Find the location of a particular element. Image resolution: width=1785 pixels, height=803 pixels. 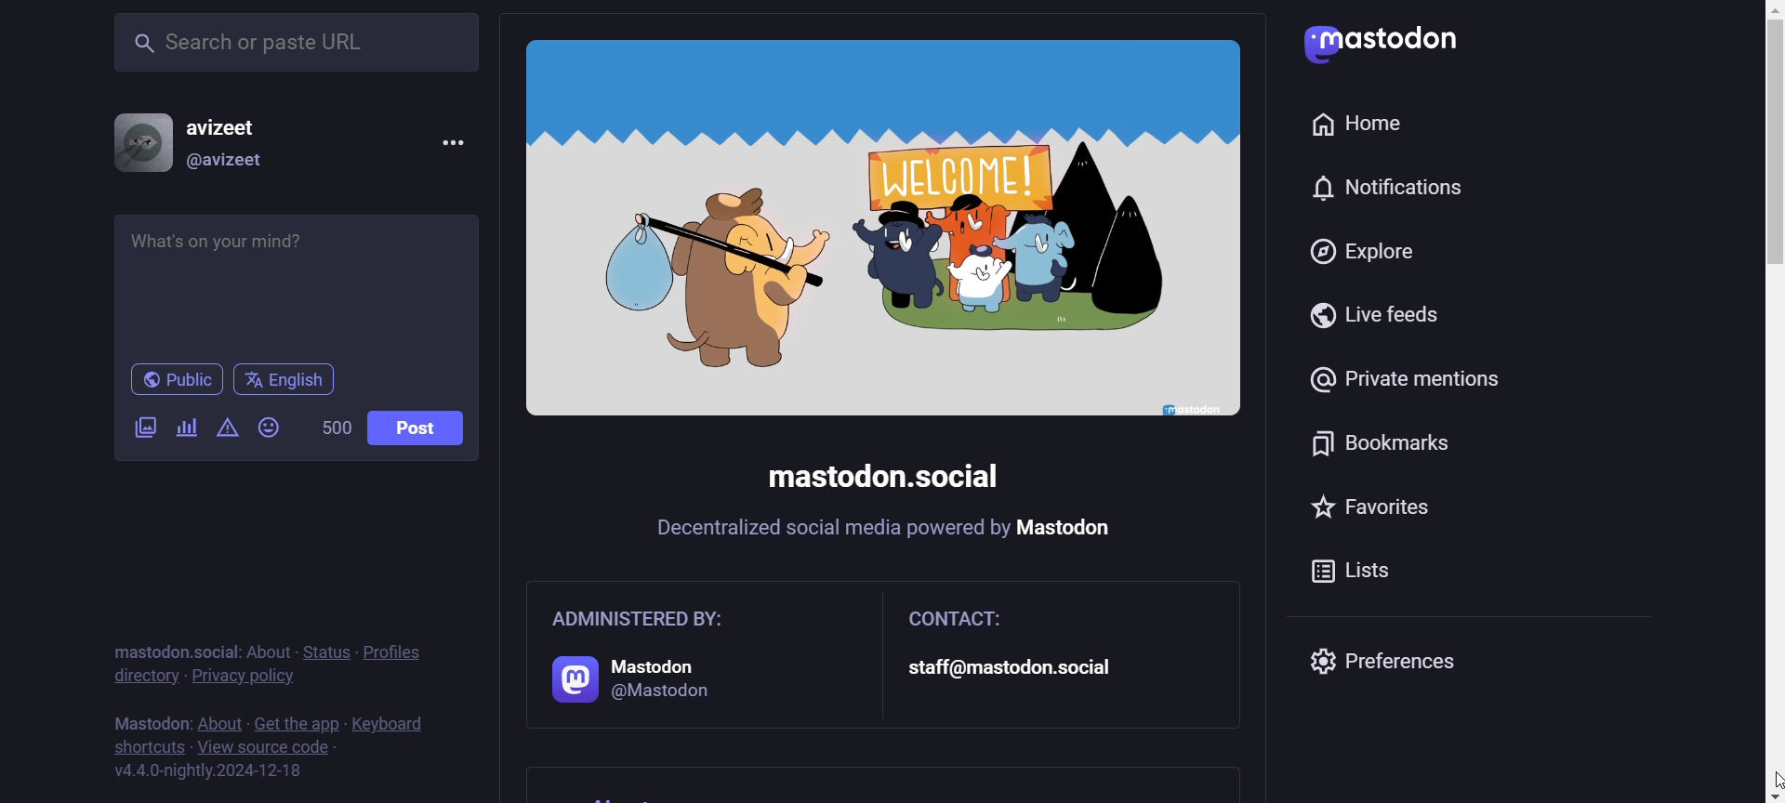

CONTACT: is located at coordinates (955, 619).